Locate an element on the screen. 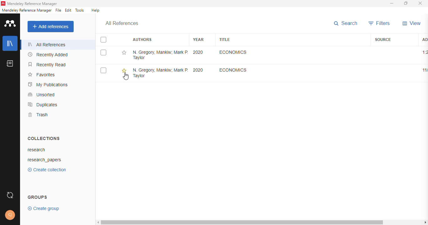  close is located at coordinates (420, 3).